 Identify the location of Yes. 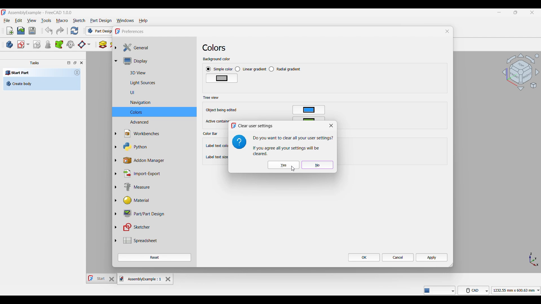
(284, 165).